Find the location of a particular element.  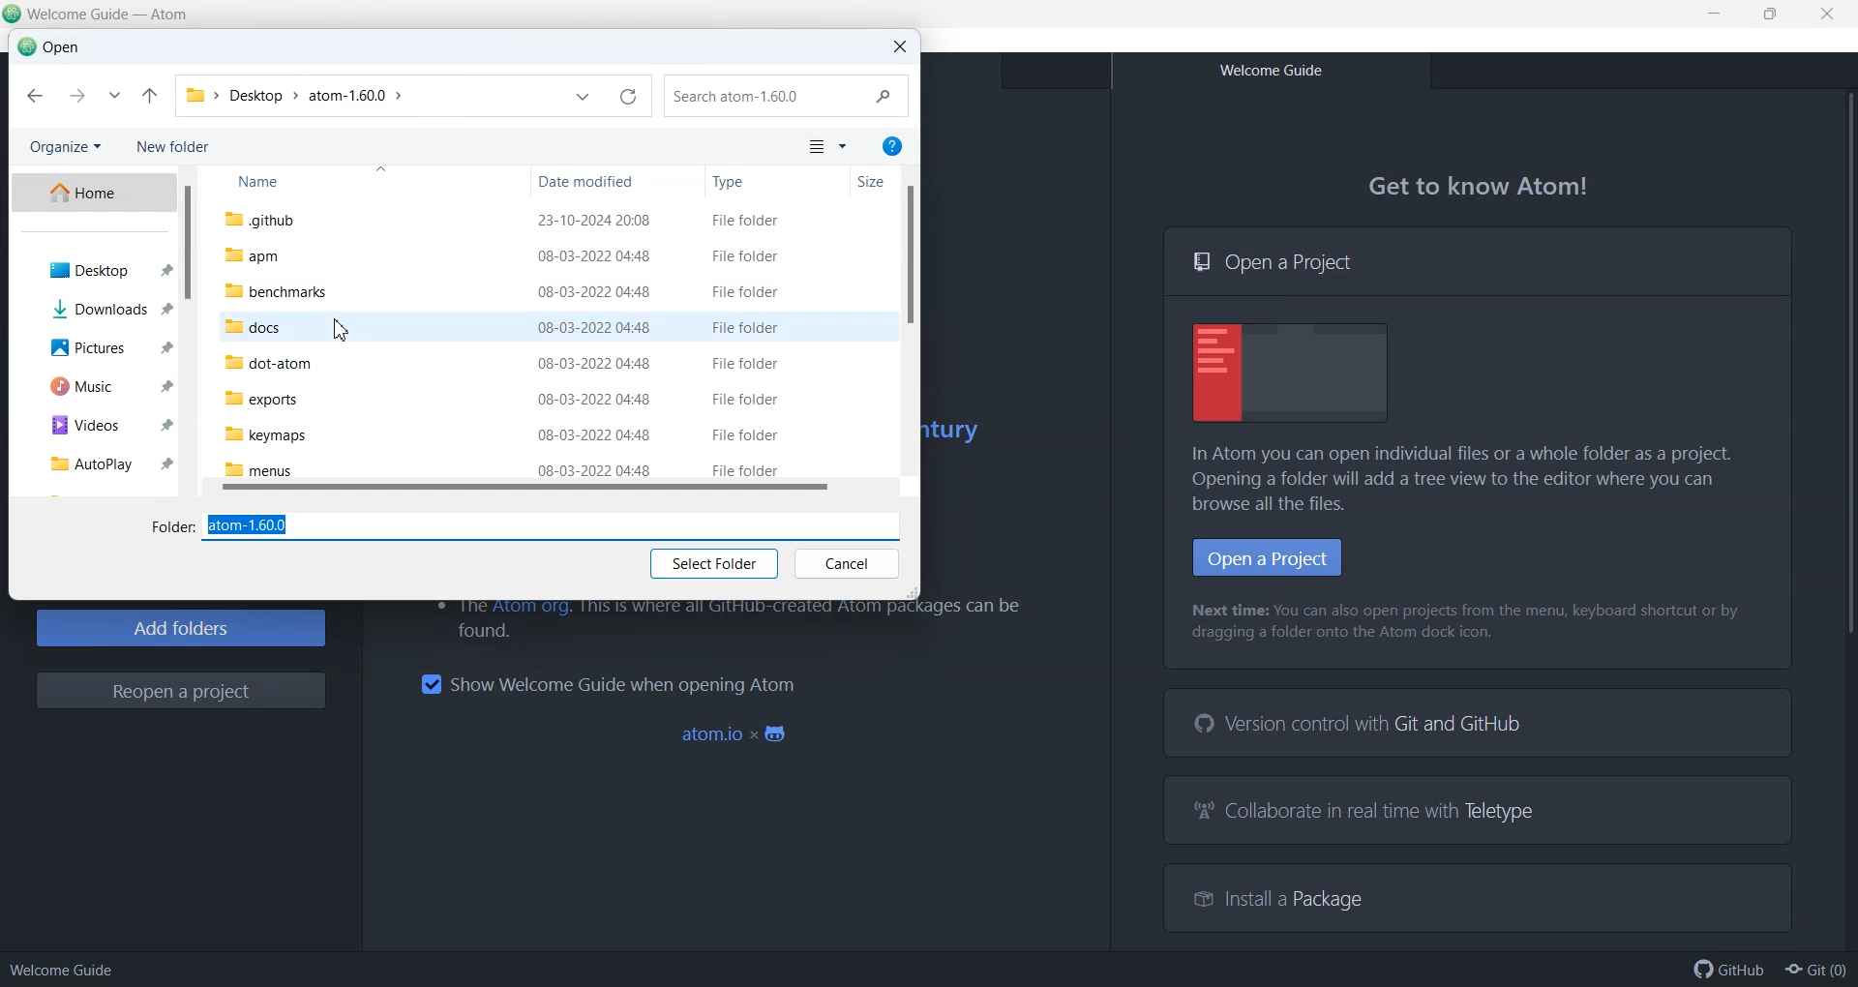

08-03-2022 04:48 is located at coordinates (595, 399).